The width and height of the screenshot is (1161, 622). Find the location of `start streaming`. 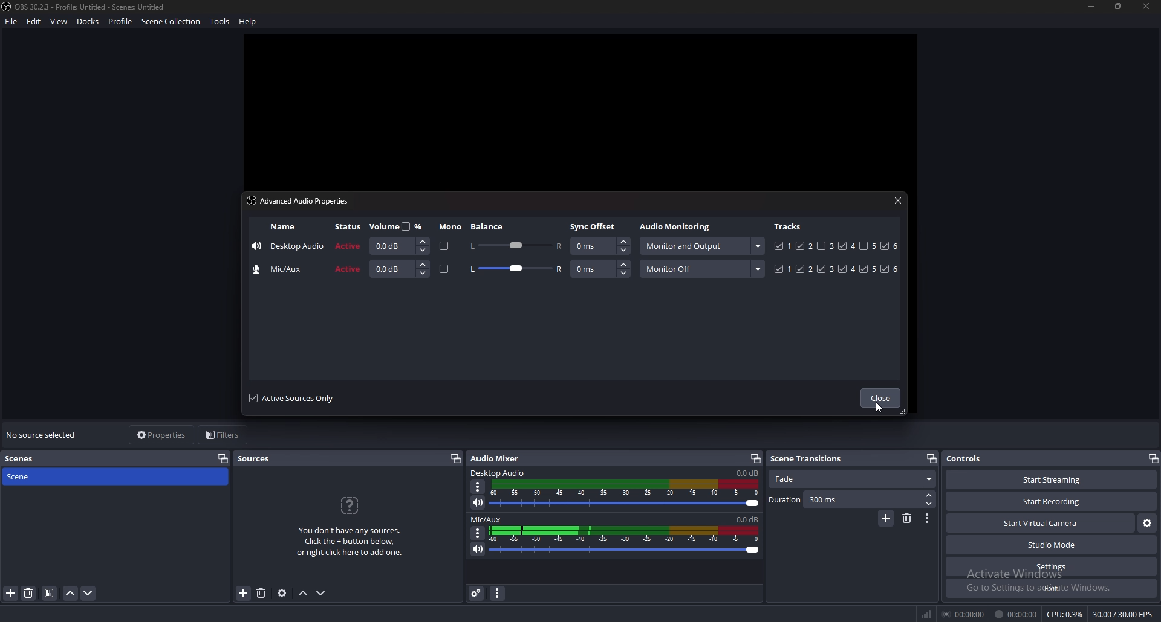

start streaming is located at coordinates (1044, 480).